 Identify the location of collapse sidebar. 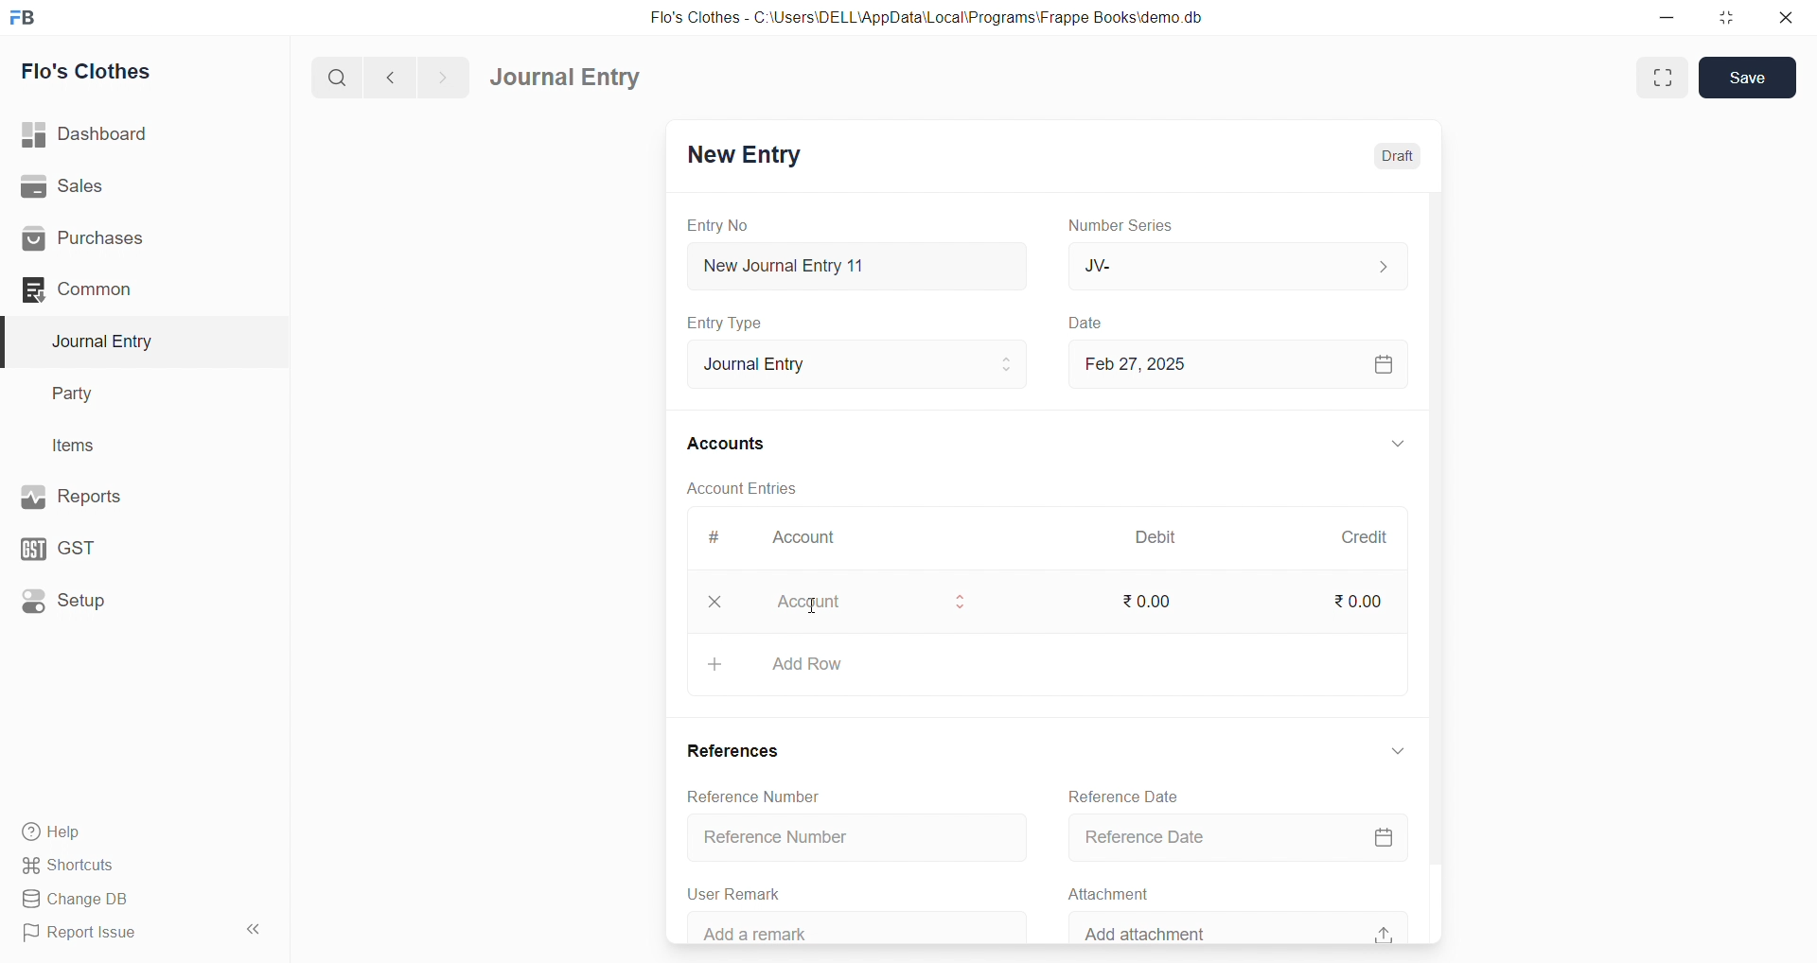
(256, 929).